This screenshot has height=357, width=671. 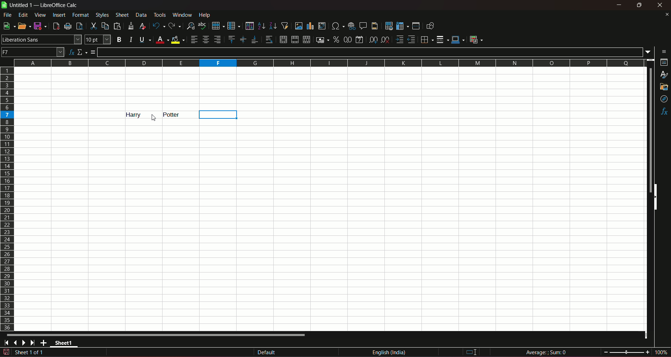 I want to click on sheet name, so click(x=18, y=5).